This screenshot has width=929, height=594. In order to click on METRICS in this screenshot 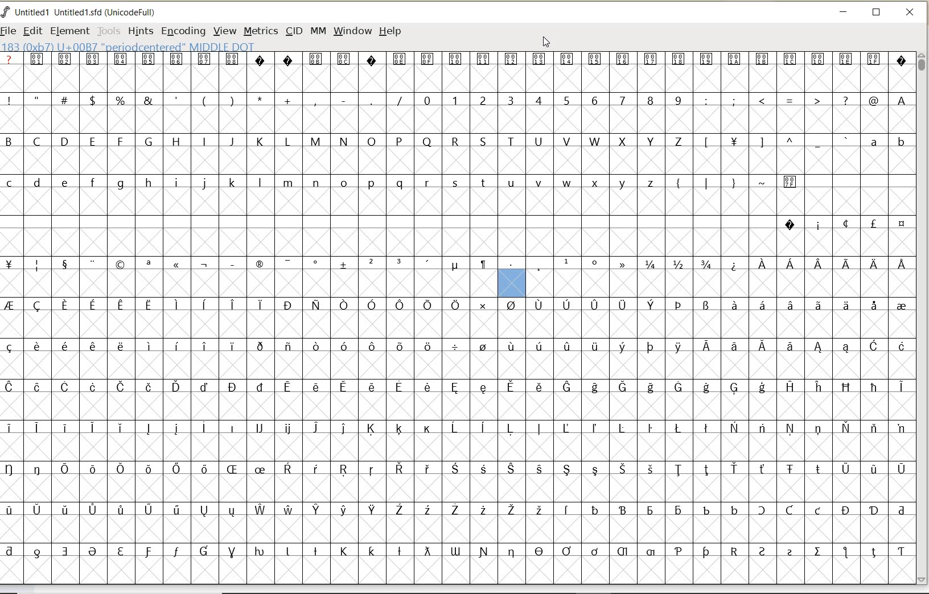, I will do `click(260, 32)`.